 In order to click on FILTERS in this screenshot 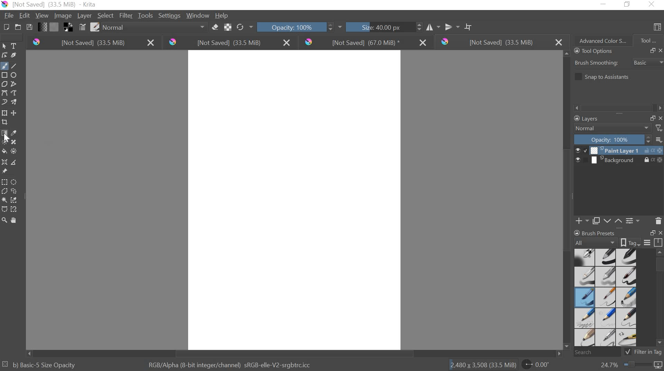, I will do `click(658, 128)`.